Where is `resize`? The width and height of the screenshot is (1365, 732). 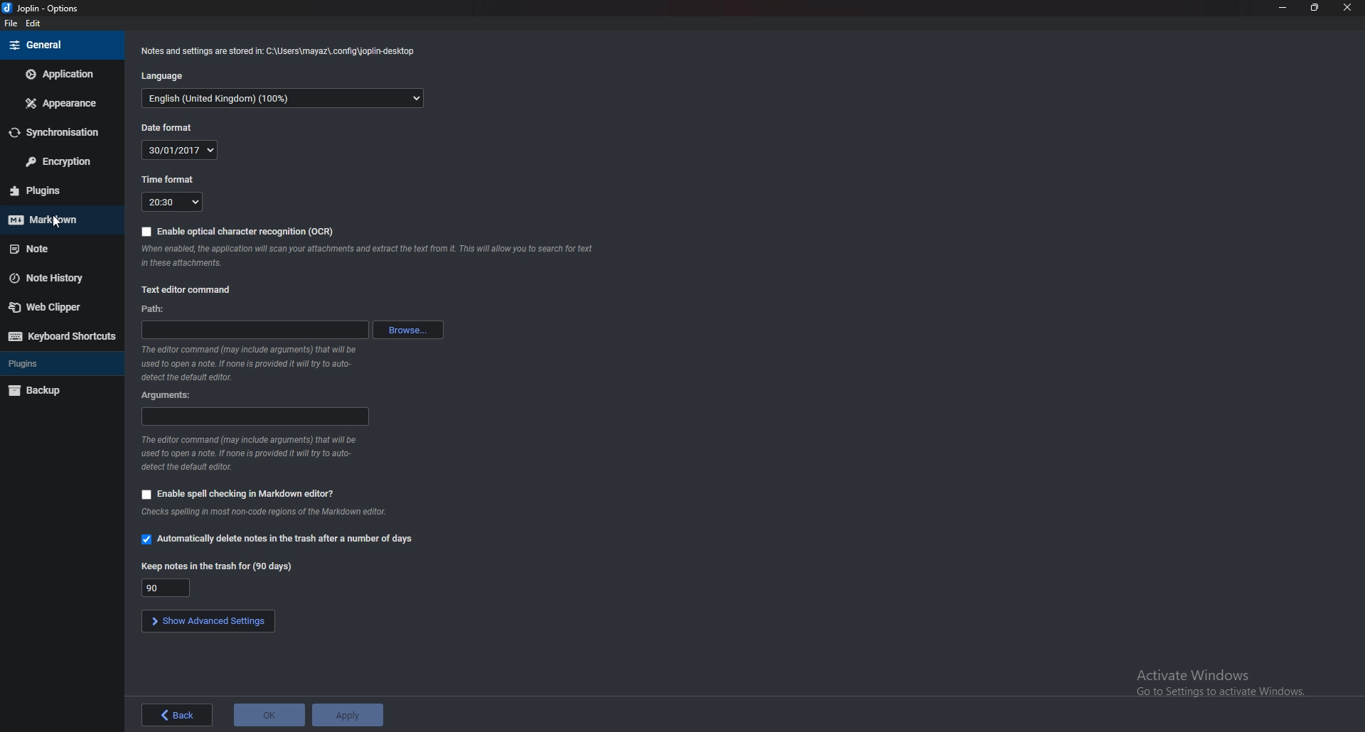
resize is located at coordinates (1315, 8).